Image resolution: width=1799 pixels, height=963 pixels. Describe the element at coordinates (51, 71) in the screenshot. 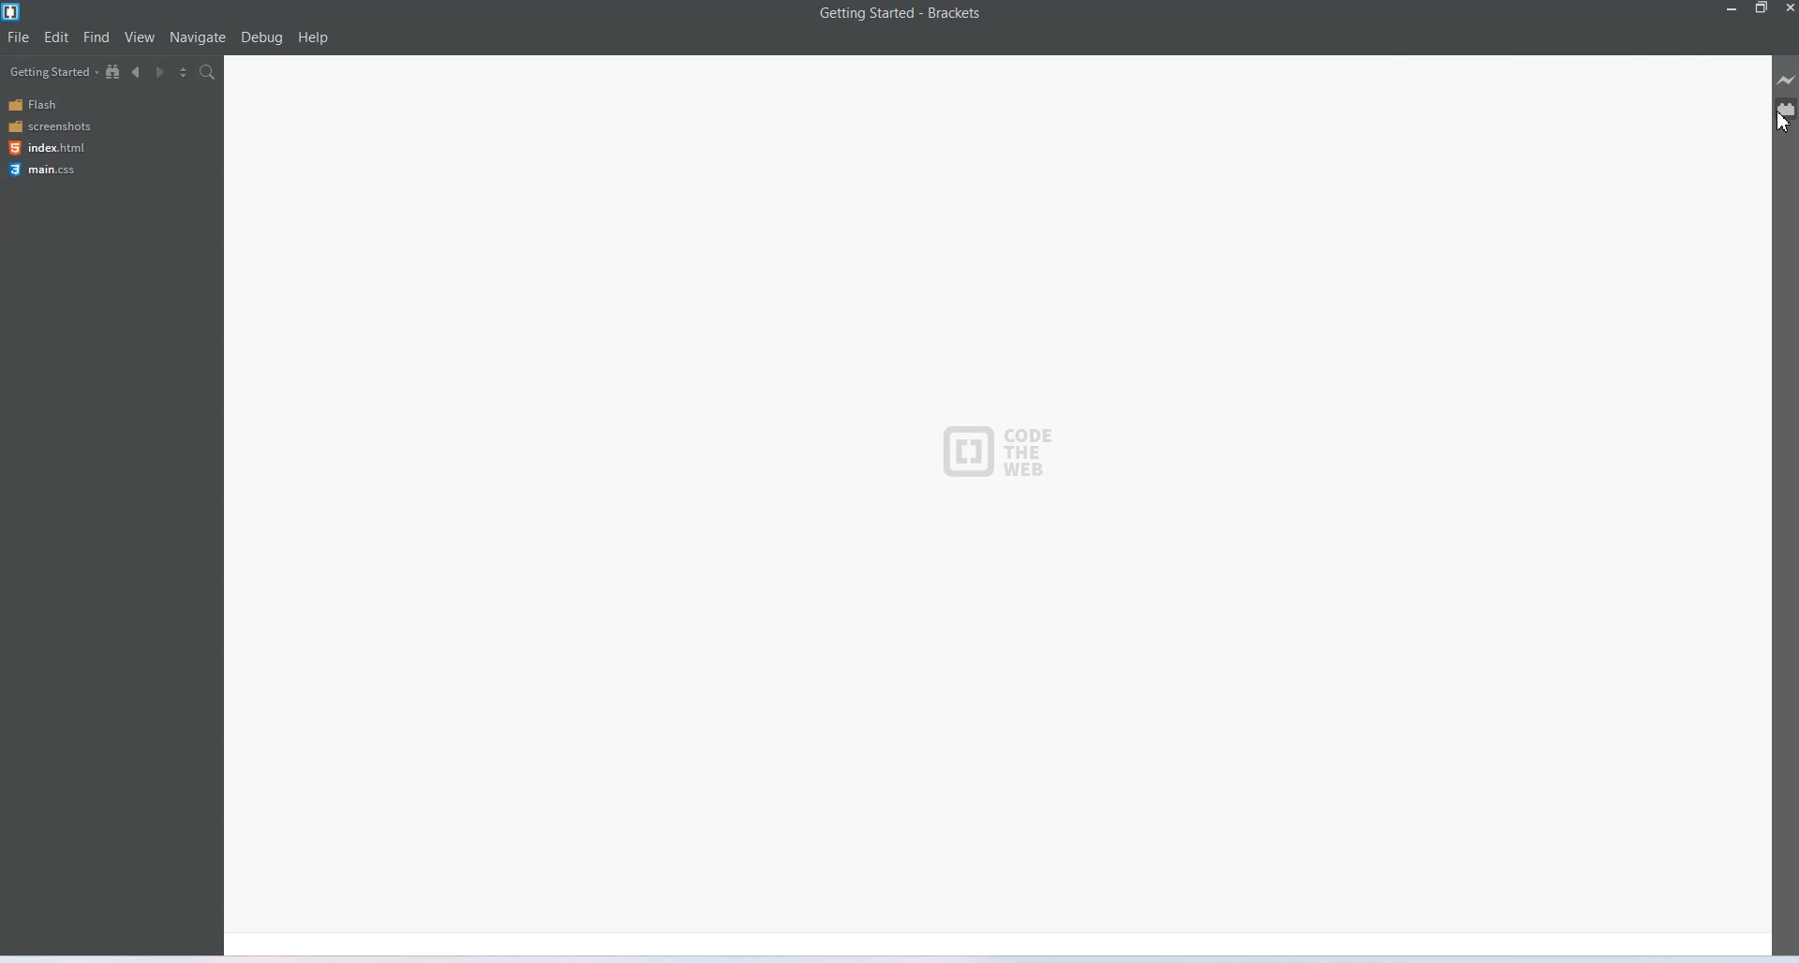

I see `Getting Started` at that location.